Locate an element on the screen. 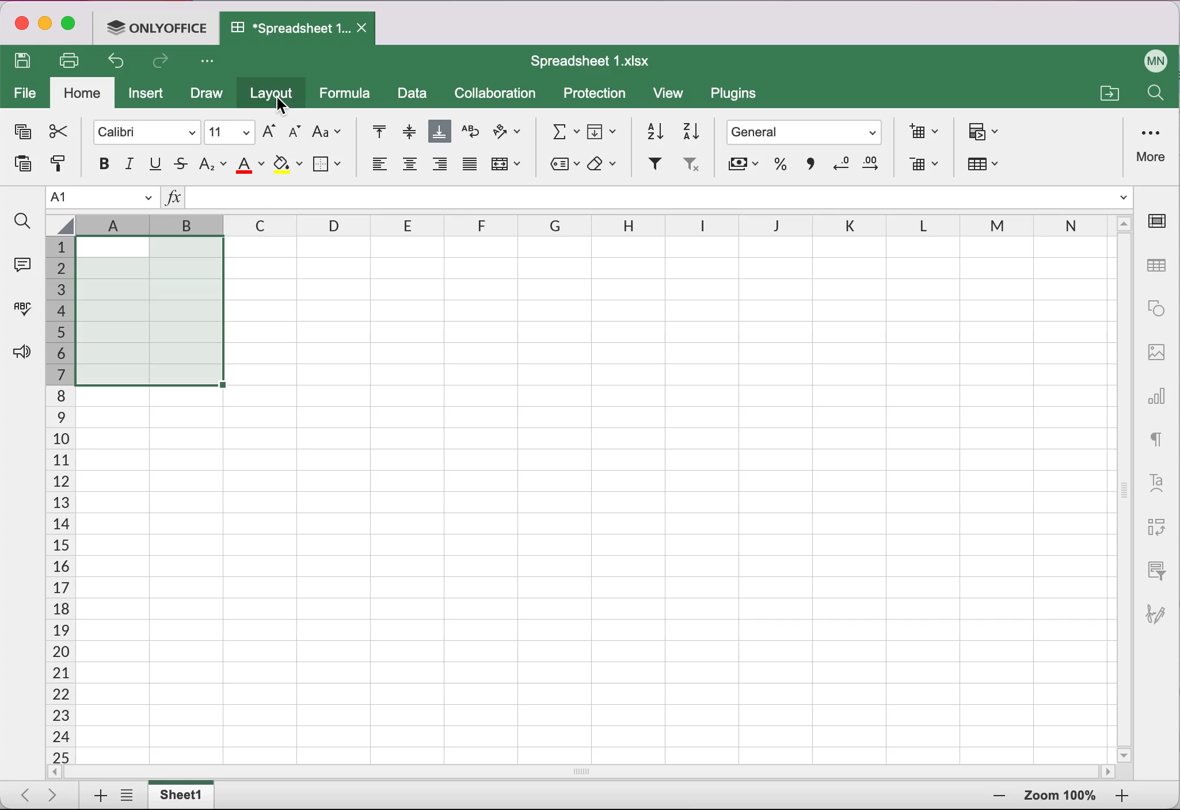  Close is located at coordinates (364, 29).